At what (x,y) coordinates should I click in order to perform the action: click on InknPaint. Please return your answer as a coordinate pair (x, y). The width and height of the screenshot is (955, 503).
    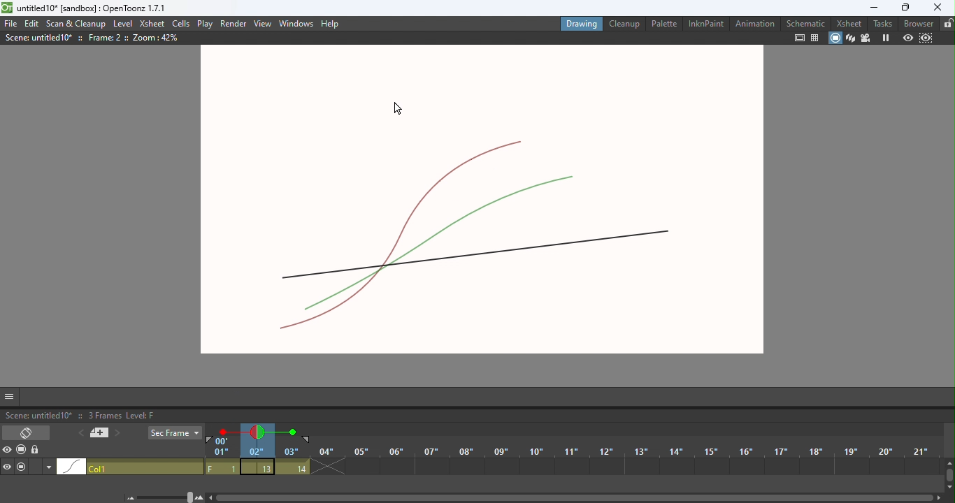
    Looking at the image, I should click on (703, 22).